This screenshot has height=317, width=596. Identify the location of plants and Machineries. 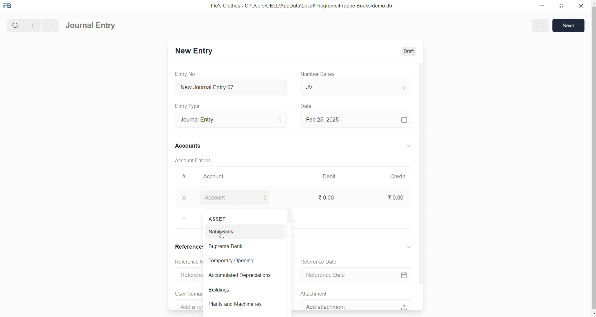
(241, 305).